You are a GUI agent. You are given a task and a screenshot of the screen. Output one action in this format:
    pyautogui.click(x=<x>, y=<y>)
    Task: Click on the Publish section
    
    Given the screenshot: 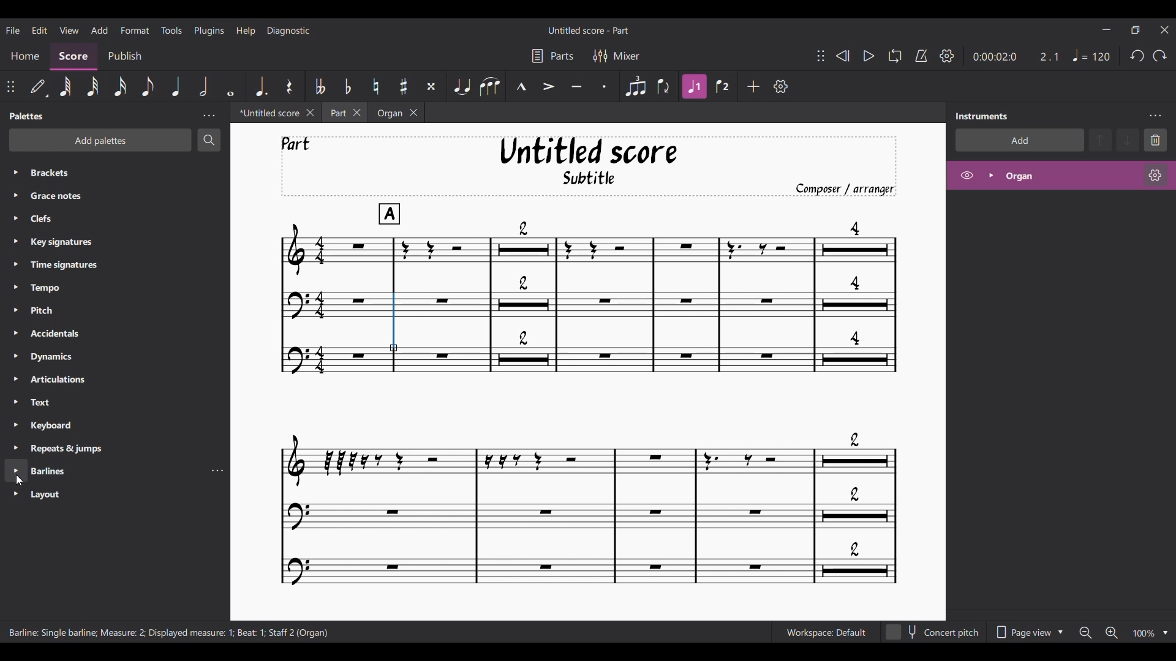 What is the action you would take?
    pyautogui.click(x=127, y=57)
    